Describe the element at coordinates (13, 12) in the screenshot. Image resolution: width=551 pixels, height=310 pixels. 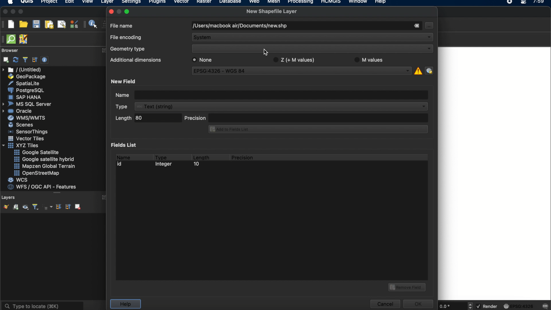
I see `minimize` at that location.